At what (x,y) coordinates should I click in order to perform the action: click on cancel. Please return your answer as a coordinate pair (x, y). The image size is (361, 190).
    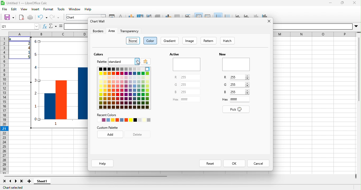
    Looking at the image, I should click on (258, 163).